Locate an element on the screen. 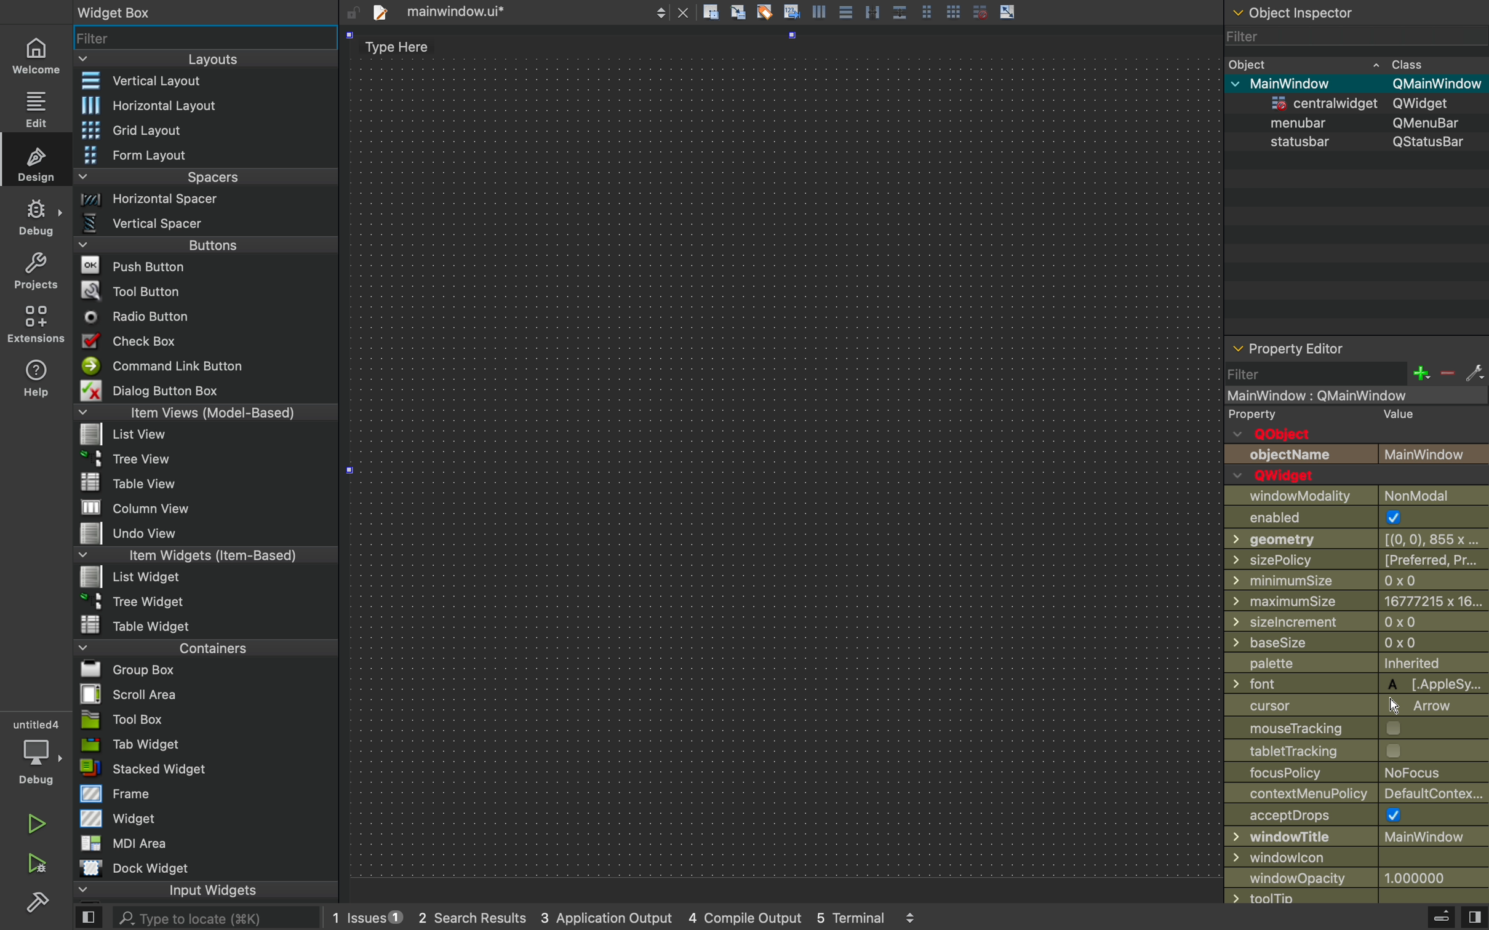 Image resolution: width=1489 pixels, height=930 pixels. tree widget is located at coordinates (207, 600).